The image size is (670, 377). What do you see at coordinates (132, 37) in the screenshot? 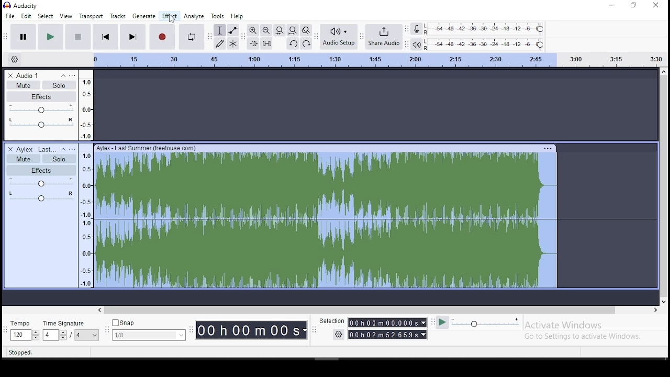
I see `skip to end` at bounding box center [132, 37].